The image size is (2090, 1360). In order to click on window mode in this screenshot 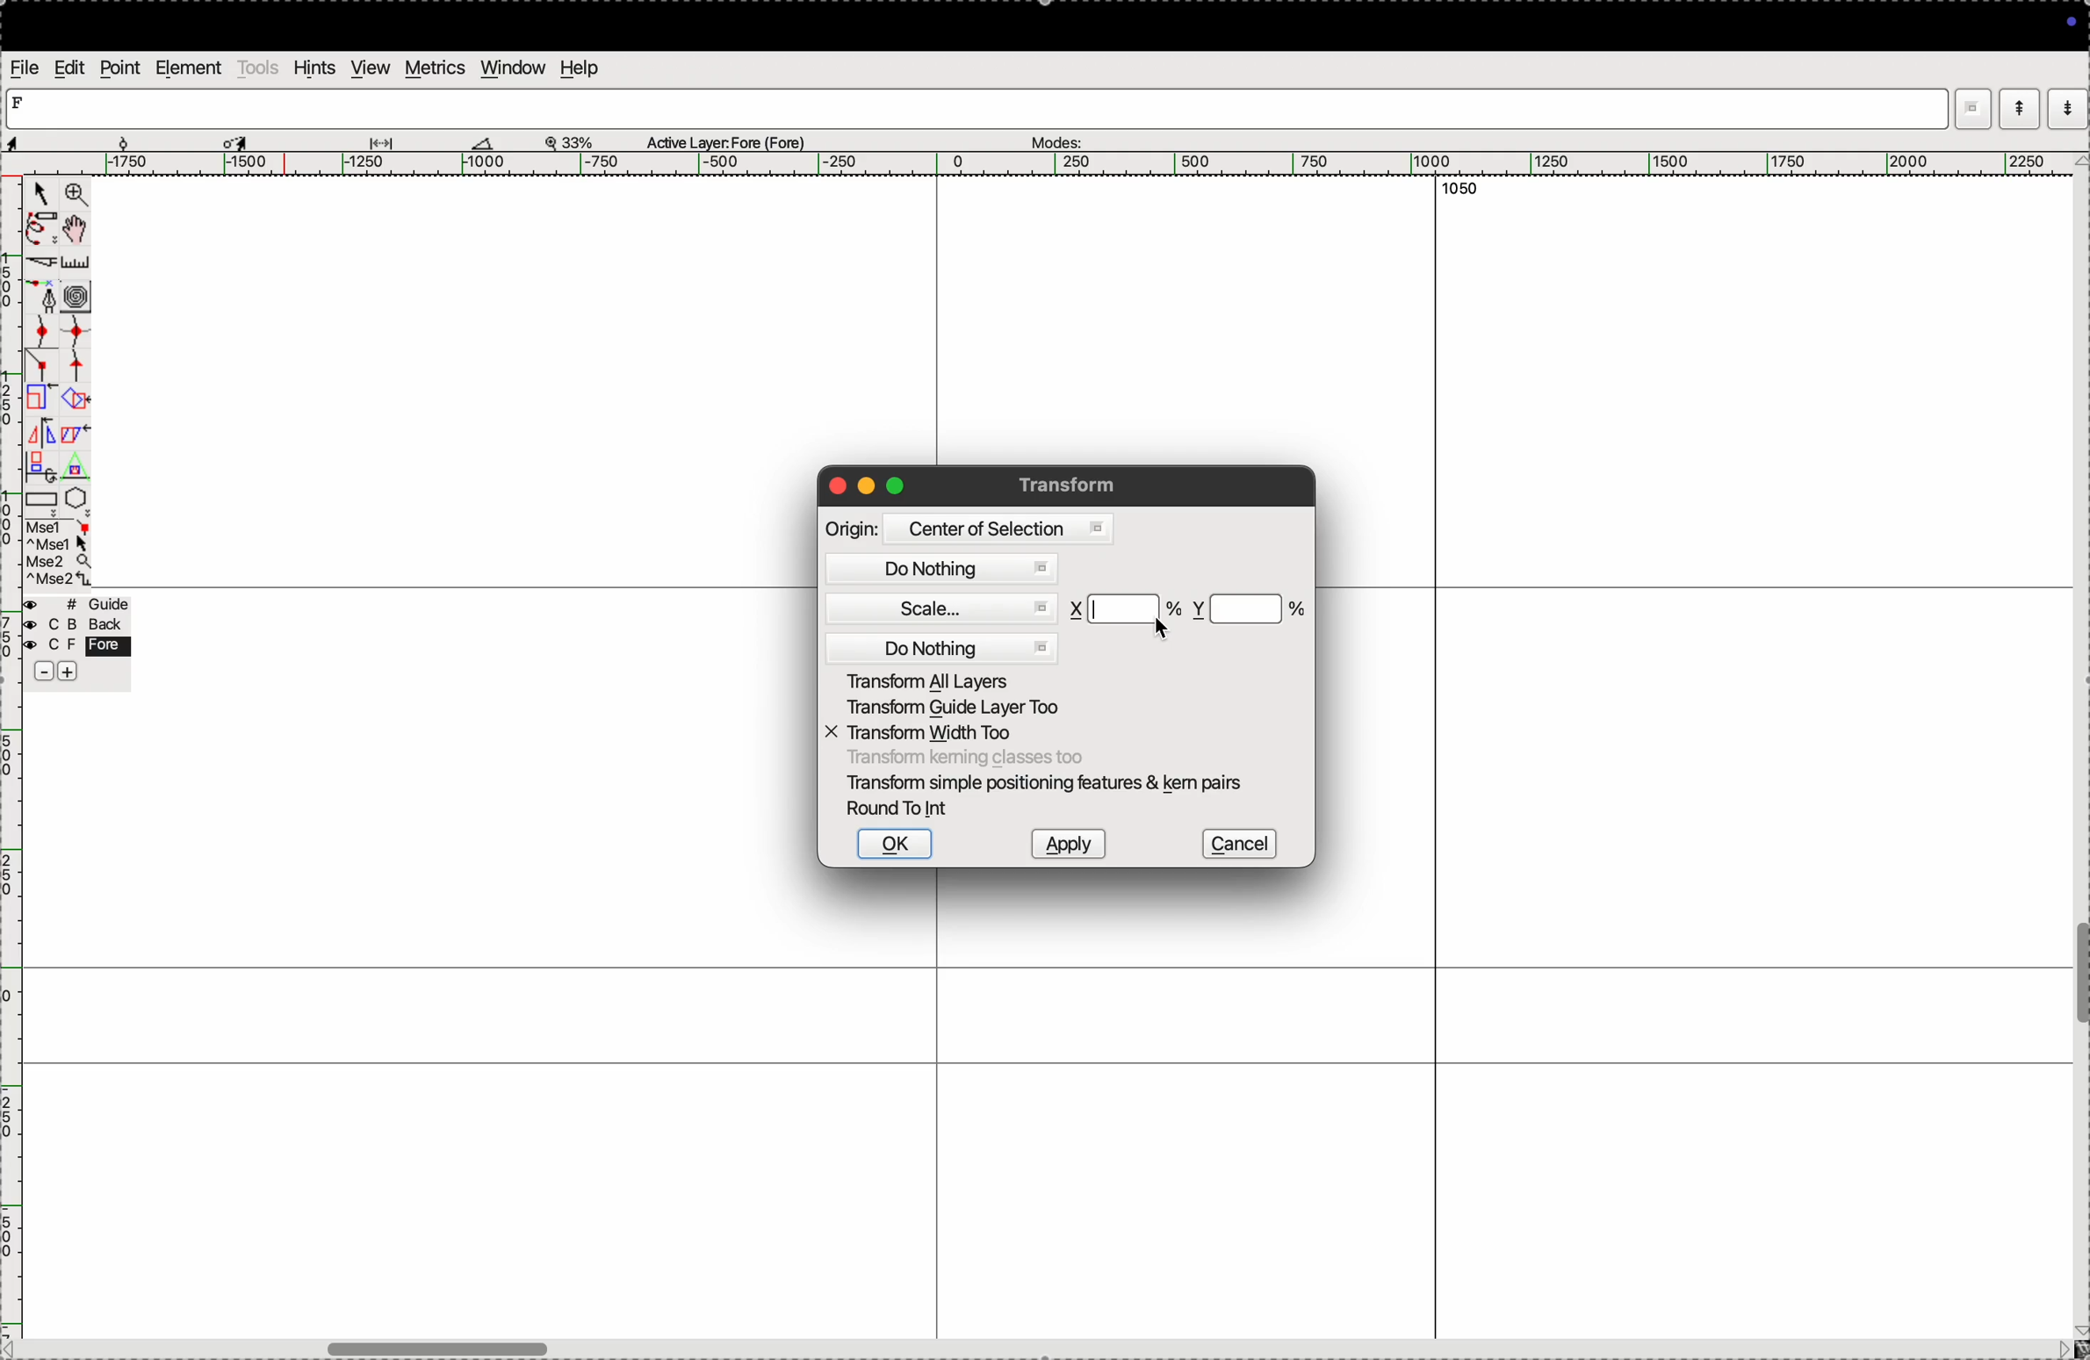, I will do `click(1973, 111)`.